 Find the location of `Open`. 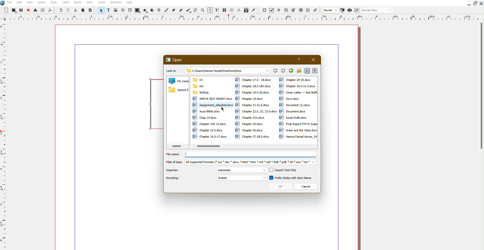

Open is located at coordinates (14, 10).